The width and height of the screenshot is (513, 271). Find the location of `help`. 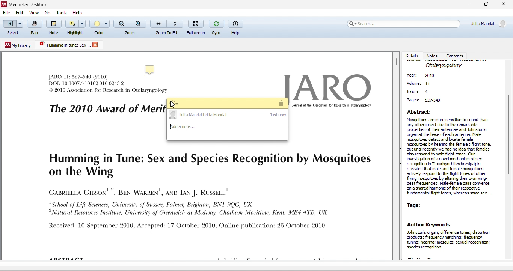

help is located at coordinates (237, 27).